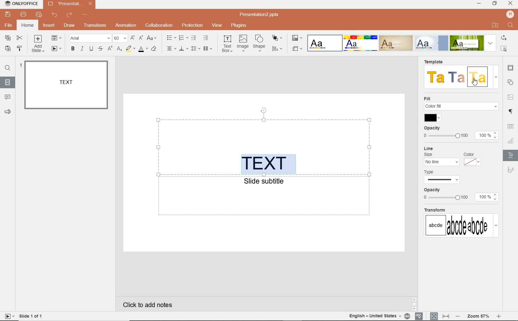  What do you see at coordinates (39, 15) in the screenshot?
I see `QUICK PRINT` at bounding box center [39, 15].